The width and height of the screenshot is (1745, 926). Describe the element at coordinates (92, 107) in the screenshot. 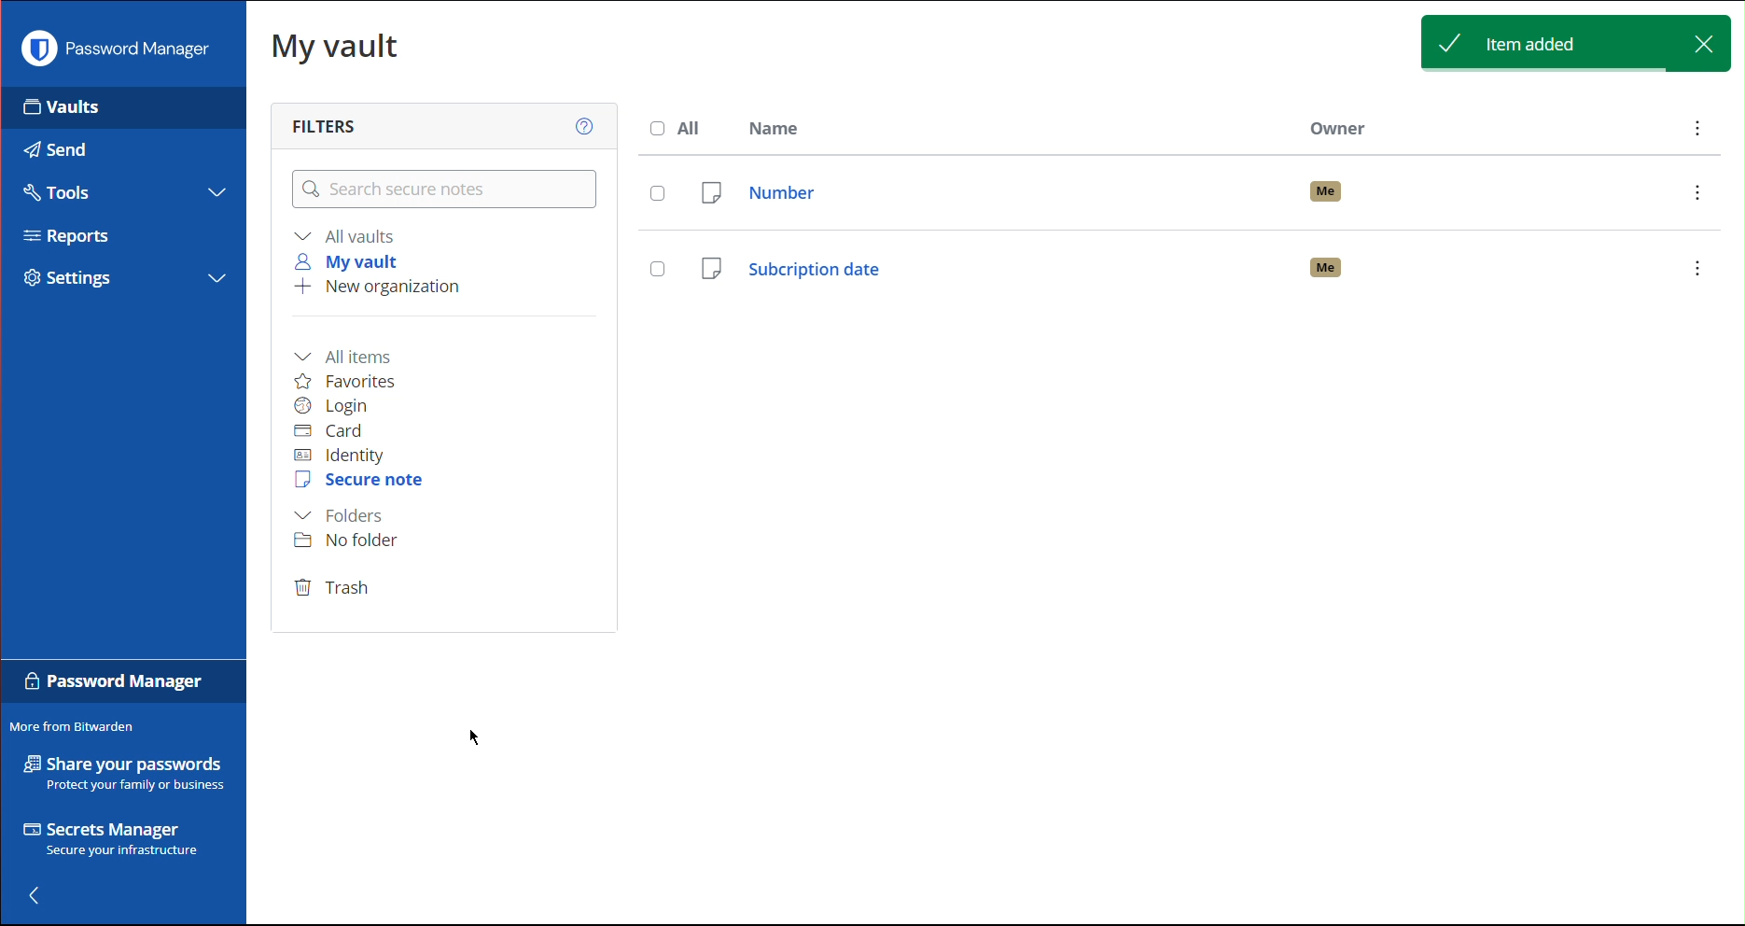

I see `Vaults` at that location.